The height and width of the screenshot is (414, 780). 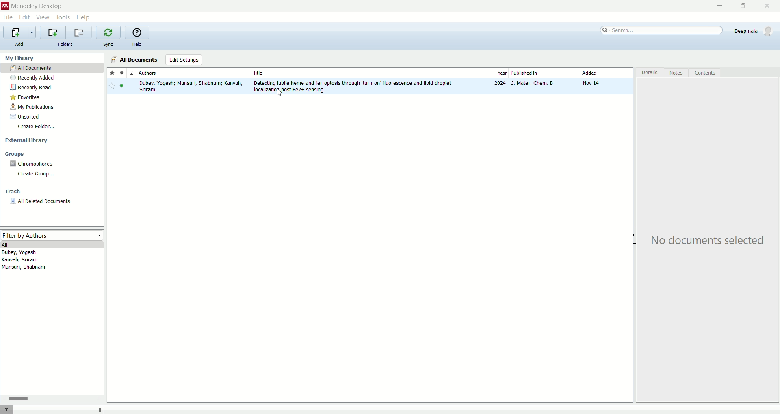 I want to click on kanvah, sriram, so click(x=20, y=260).